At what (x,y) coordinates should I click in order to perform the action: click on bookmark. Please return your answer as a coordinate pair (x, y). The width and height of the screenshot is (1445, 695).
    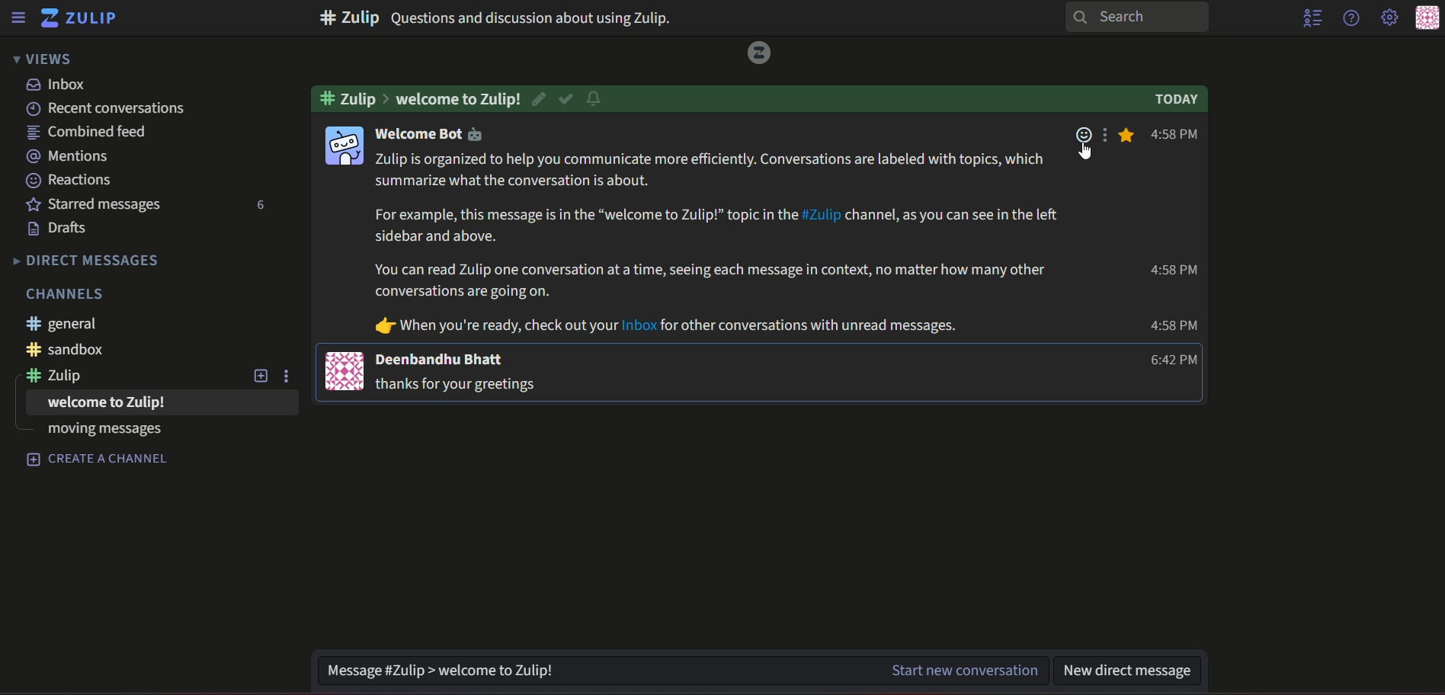
    Looking at the image, I should click on (1130, 135).